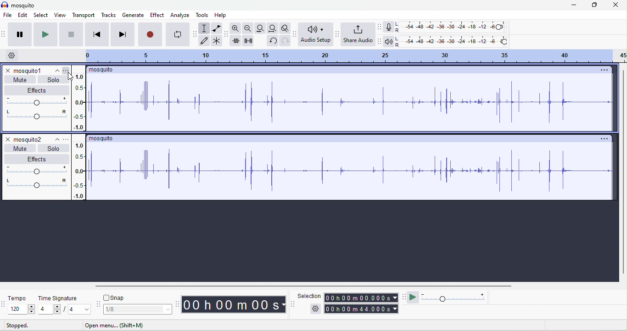  What do you see at coordinates (622, 173) in the screenshot?
I see `vertical scroll bar` at bounding box center [622, 173].